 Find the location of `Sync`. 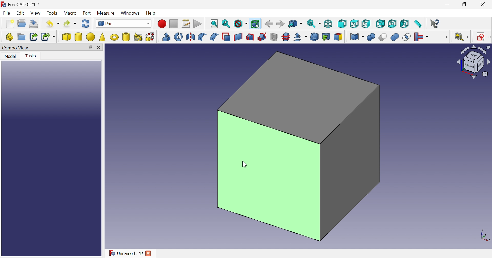

Sync is located at coordinates (314, 24).